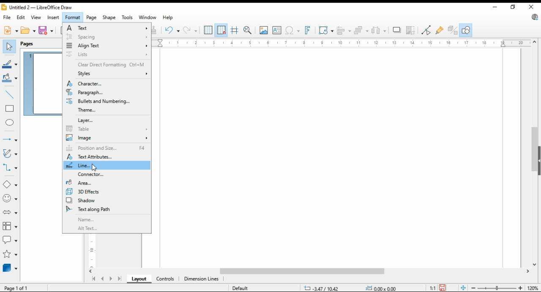 Image resolution: width=541 pixels, height=292 pixels. I want to click on insert text box, so click(277, 30).